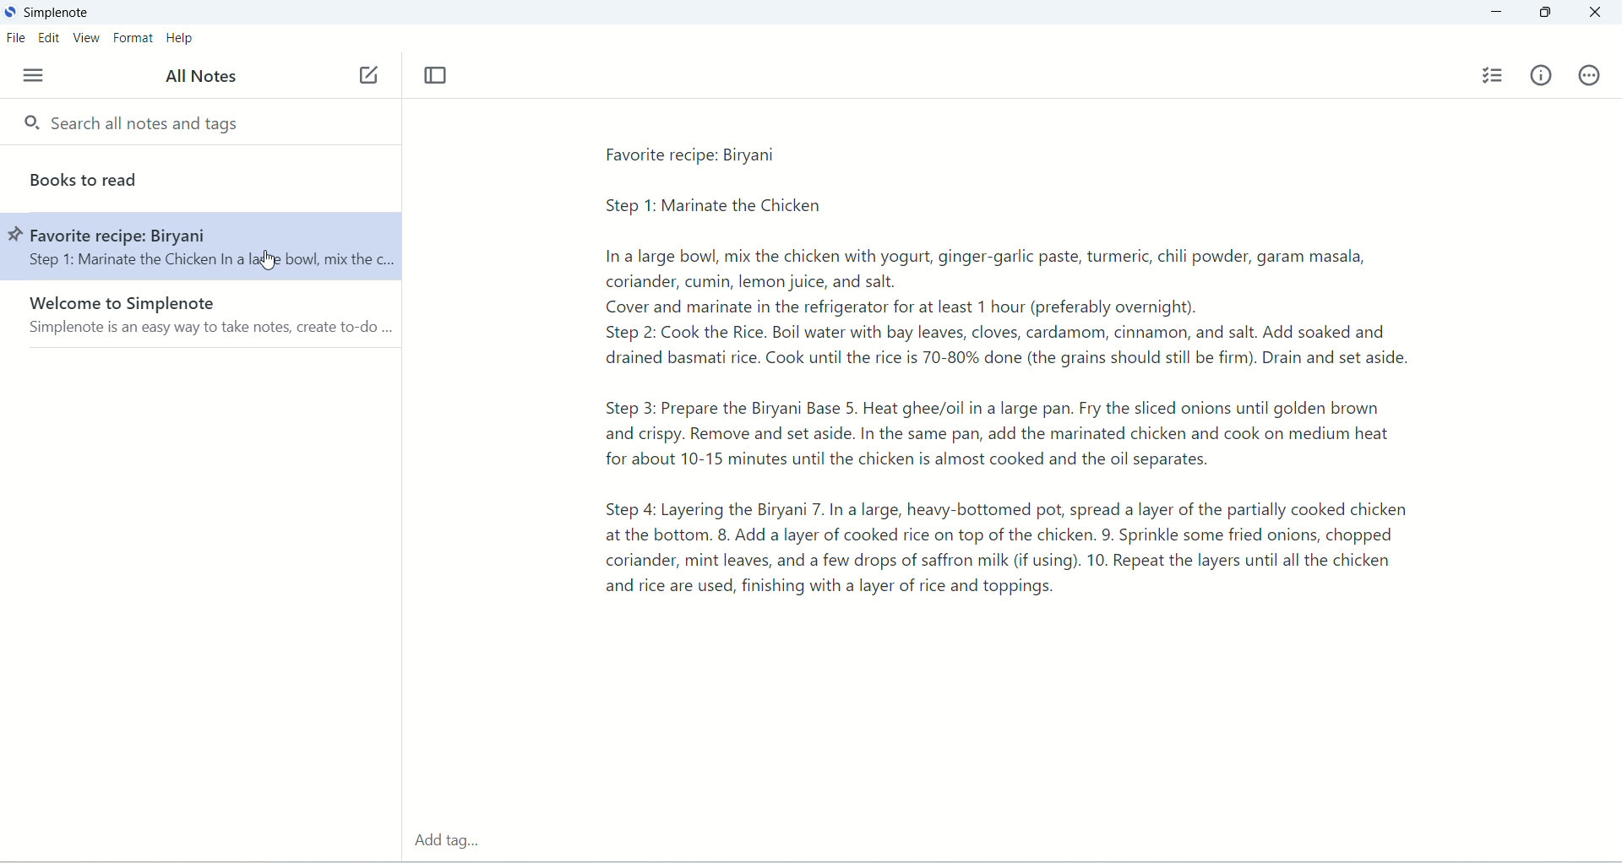 Image resolution: width=1622 pixels, height=863 pixels. Describe the element at coordinates (437, 75) in the screenshot. I see `toggle focus mode` at that location.